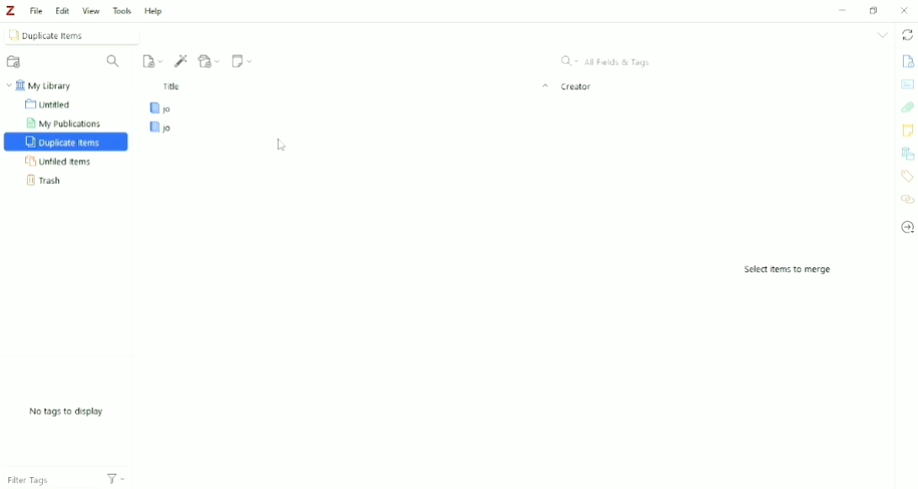 The height and width of the screenshot is (489, 918). What do you see at coordinates (152, 61) in the screenshot?
I see `New Item` at bounding box center [152, 61].